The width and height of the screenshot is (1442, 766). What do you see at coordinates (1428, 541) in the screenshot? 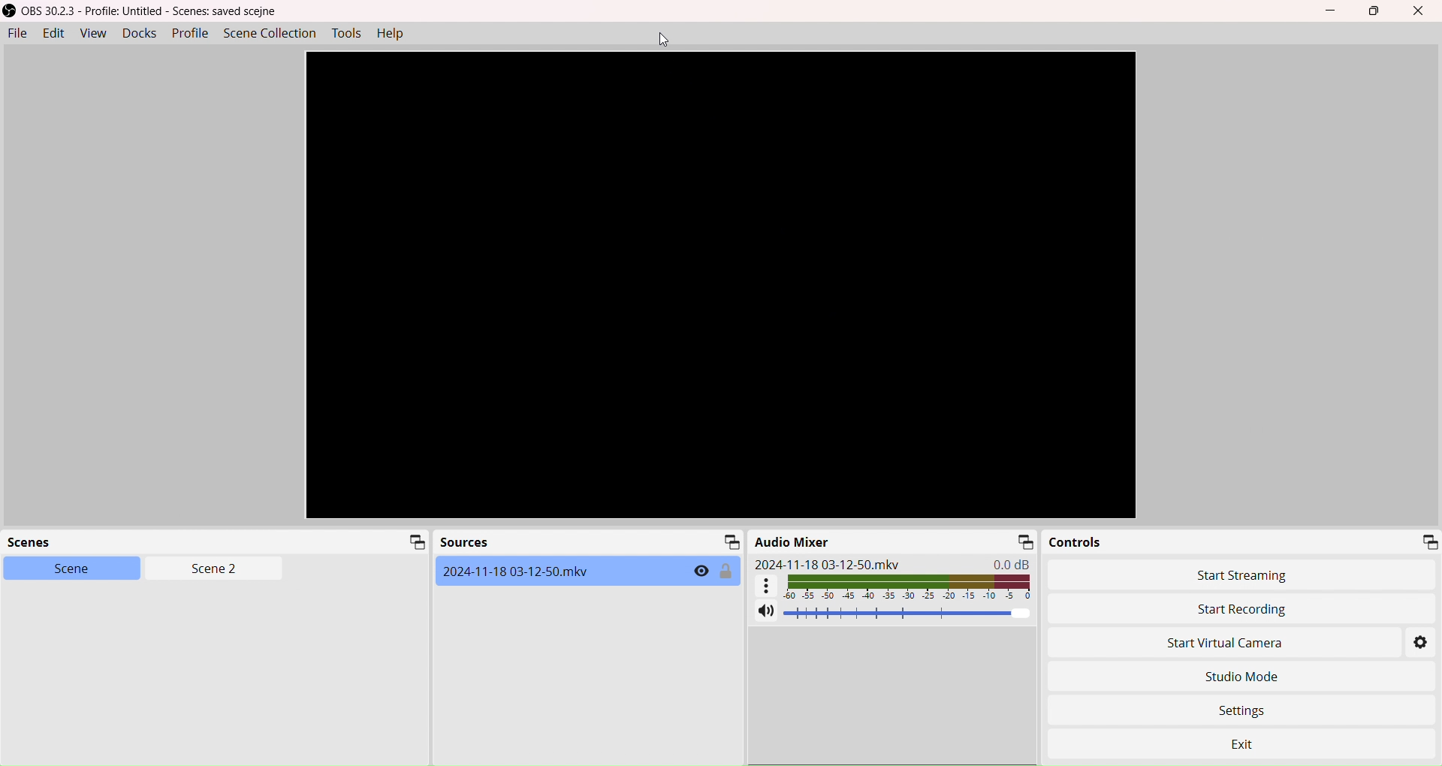
I see `Expand` at bounding box center [1428, 541].